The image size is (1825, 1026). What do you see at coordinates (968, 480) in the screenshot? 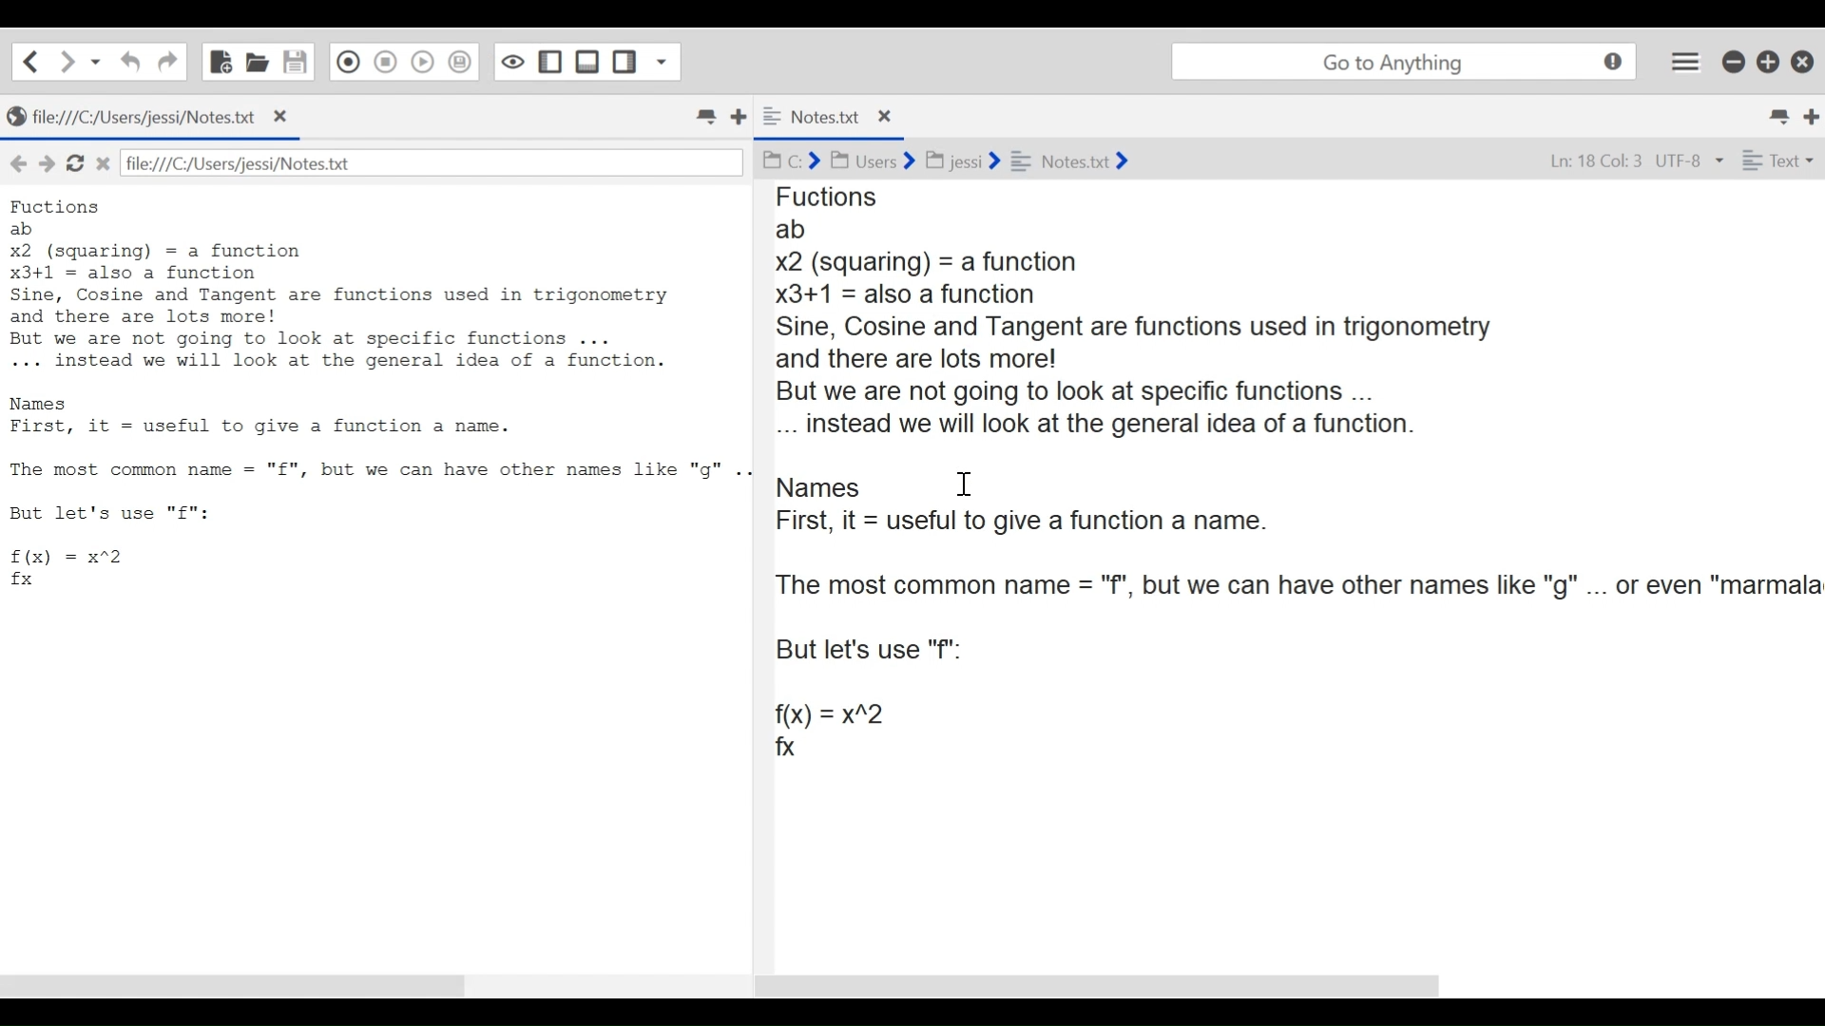
I see `text cursor` at bounding box center [968, 480].